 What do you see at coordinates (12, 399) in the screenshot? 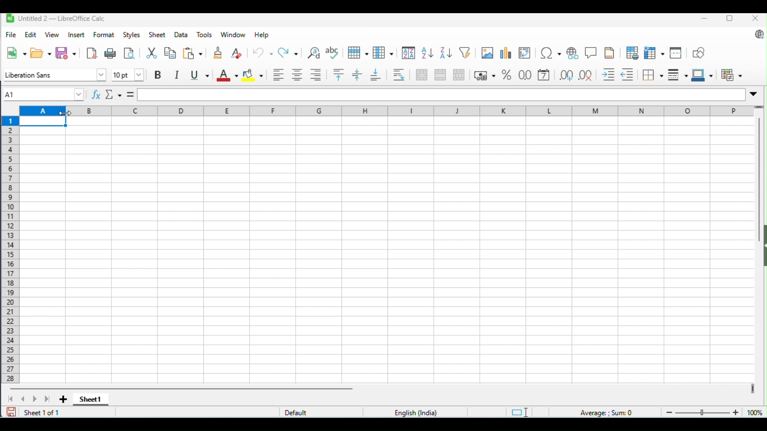
I see `first sheet` at bounding box center [12, 399].